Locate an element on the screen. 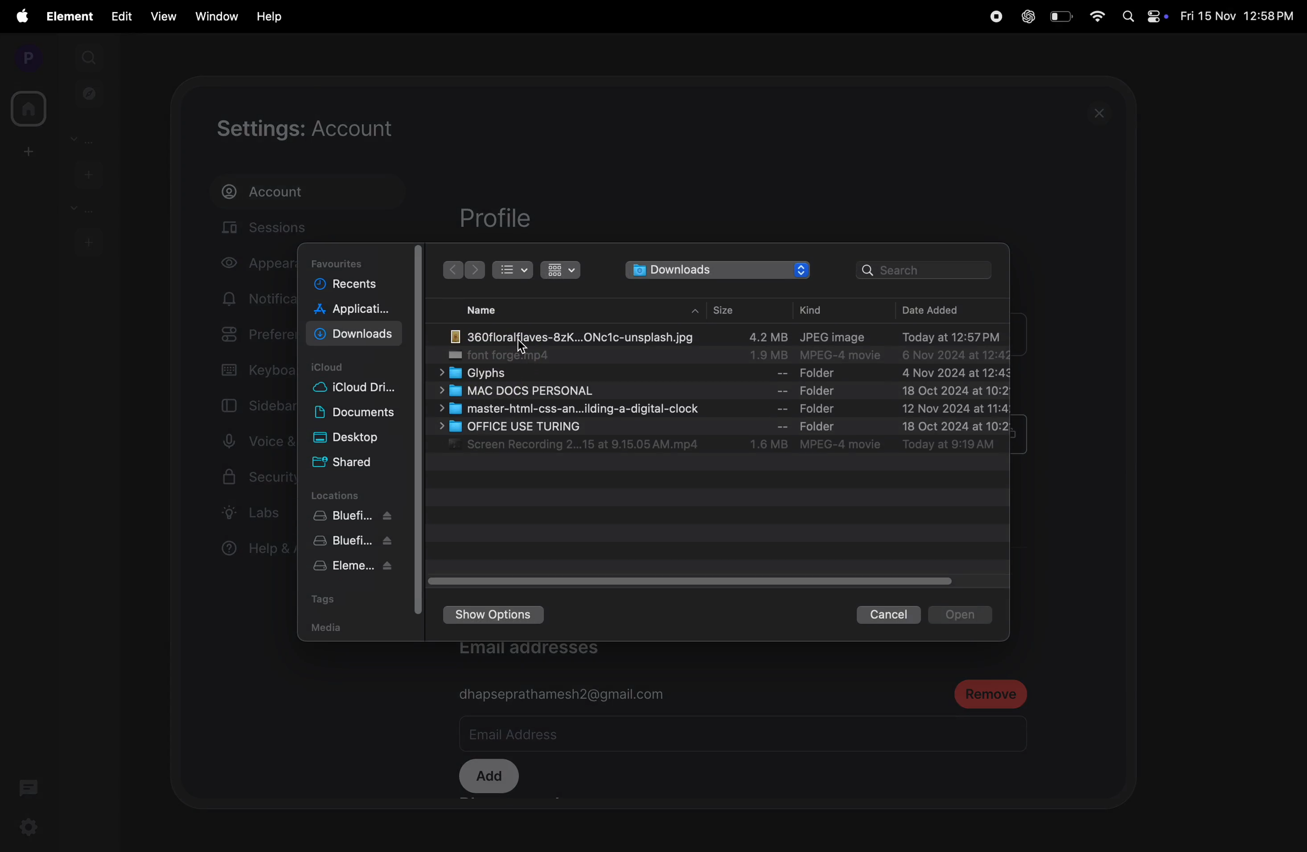 The height and width of the screenshot is (852, 1307). search is located at coordinates (928, 270).